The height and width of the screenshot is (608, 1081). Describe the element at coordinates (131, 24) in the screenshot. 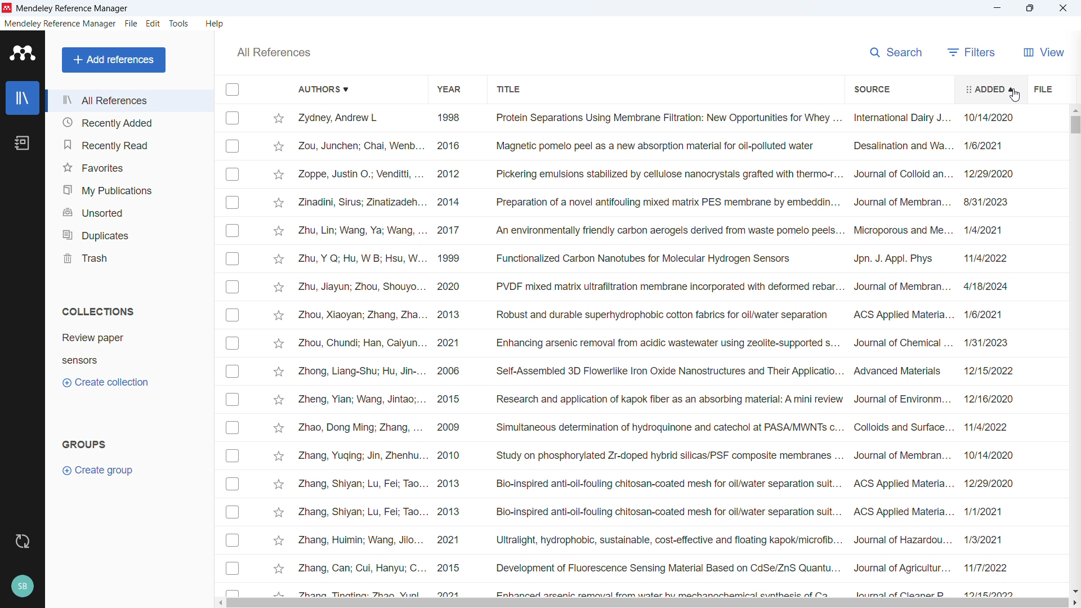

I see `file` at that location.